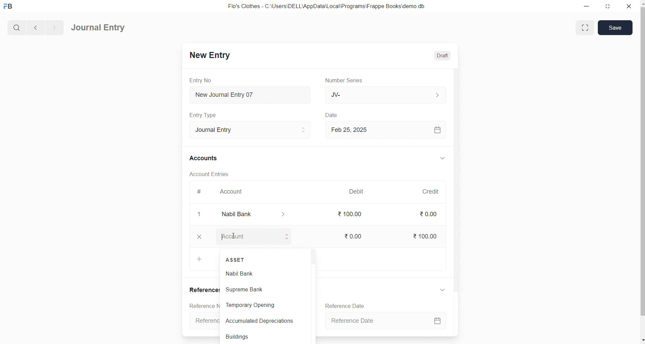 The height and width of the screenshot is (344, 645). What do you see at coordinates (312, 296) in the screenshot?
I see `vertical scroll bar` at bounding box center [312, 296].